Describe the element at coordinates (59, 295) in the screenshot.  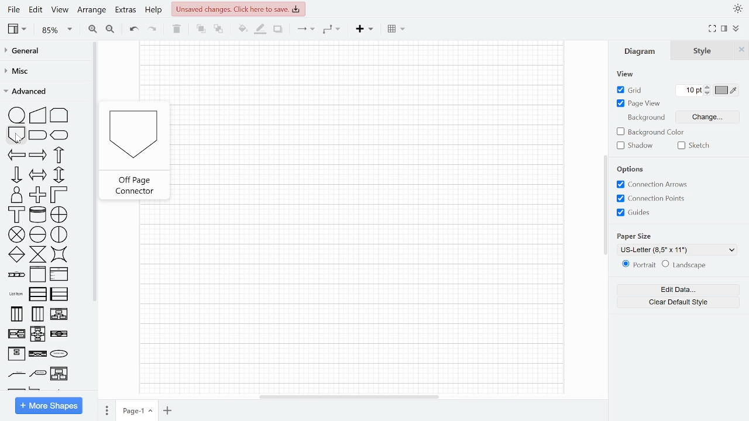
I see `horizontal pool 2` at that location.